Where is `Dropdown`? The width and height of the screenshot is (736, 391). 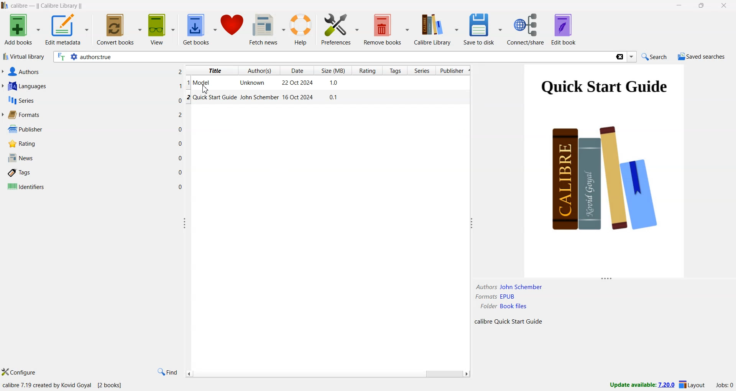
Dropdown is located at coordinates (632, 57).